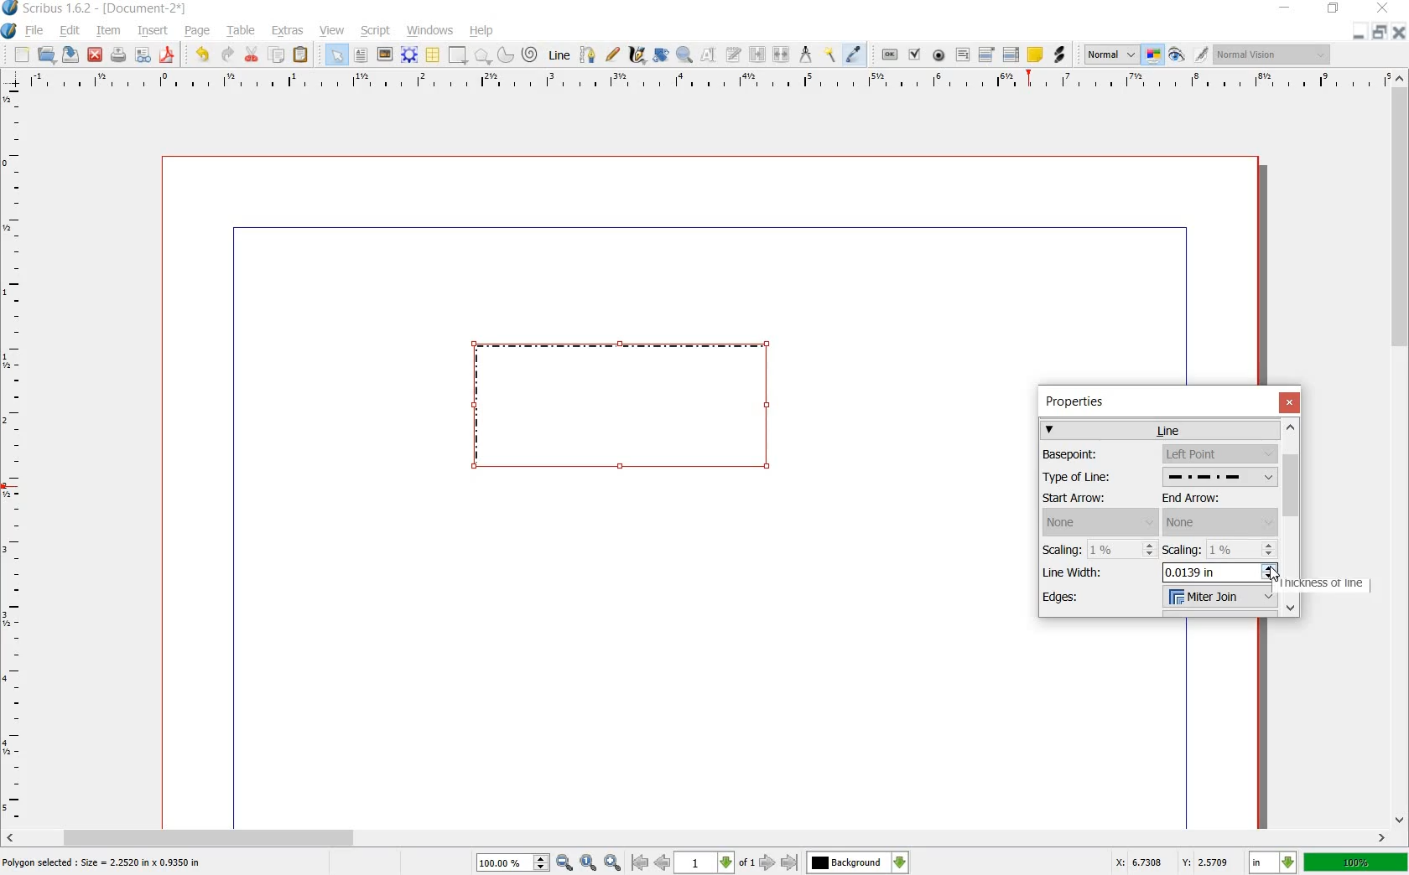  I want to click on 0.0139 in, so click(1212, 572).